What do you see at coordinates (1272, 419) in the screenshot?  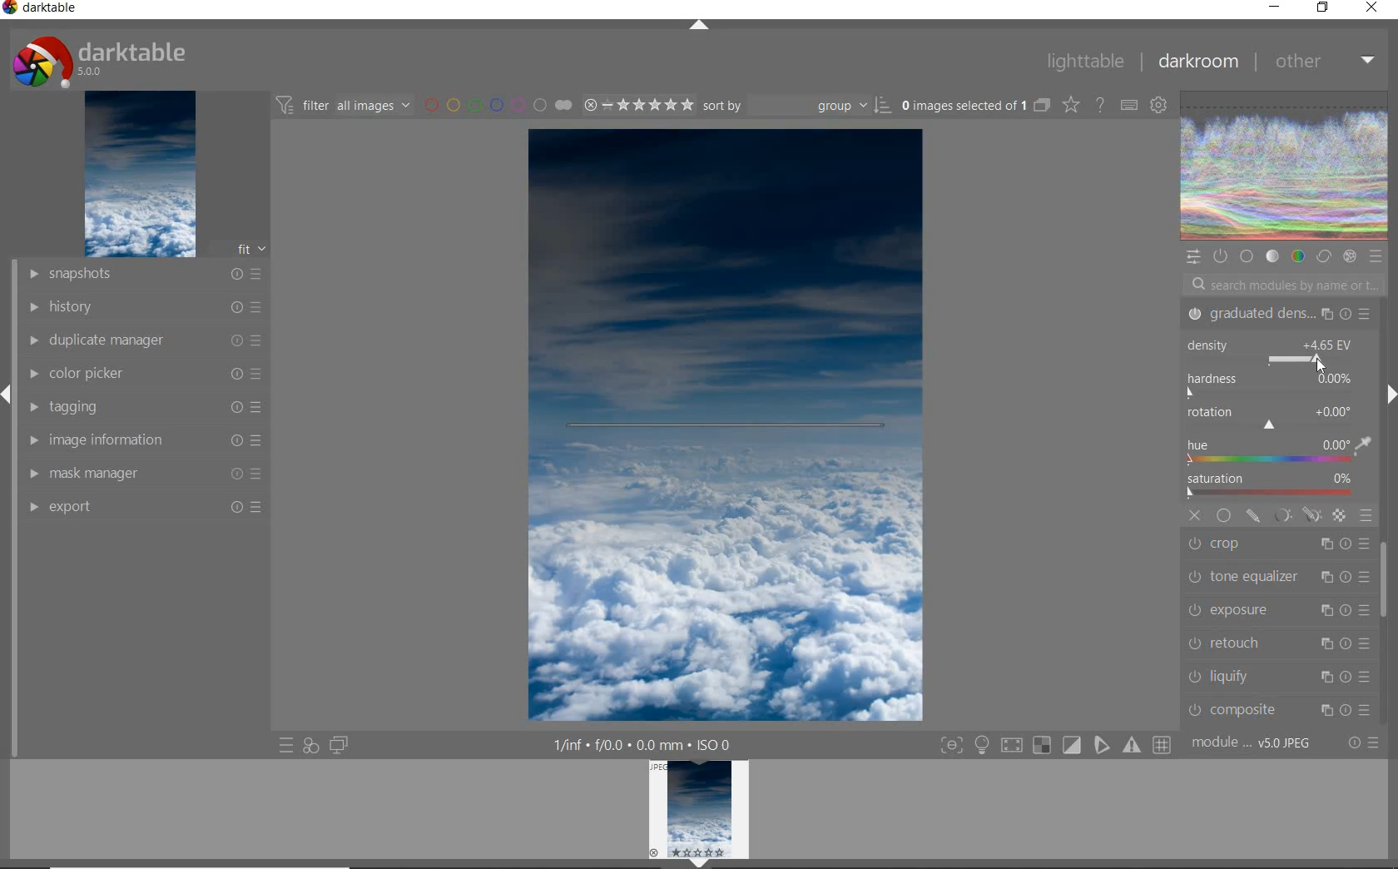 I see `ROTATION` at bounding box center [1272, 419].